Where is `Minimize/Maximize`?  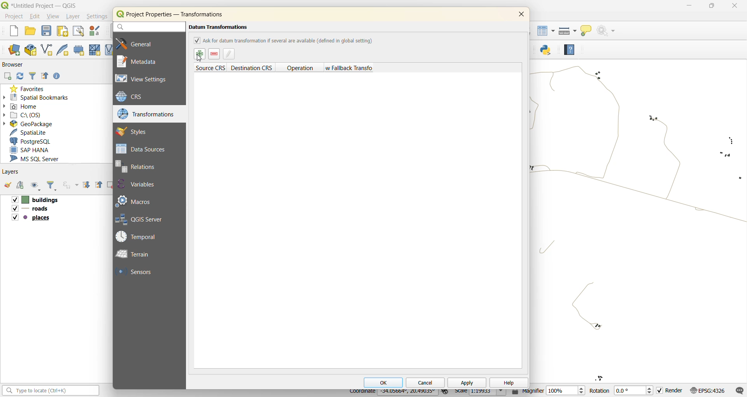 Minimize/Maximize is located at coordinates (712, 7).